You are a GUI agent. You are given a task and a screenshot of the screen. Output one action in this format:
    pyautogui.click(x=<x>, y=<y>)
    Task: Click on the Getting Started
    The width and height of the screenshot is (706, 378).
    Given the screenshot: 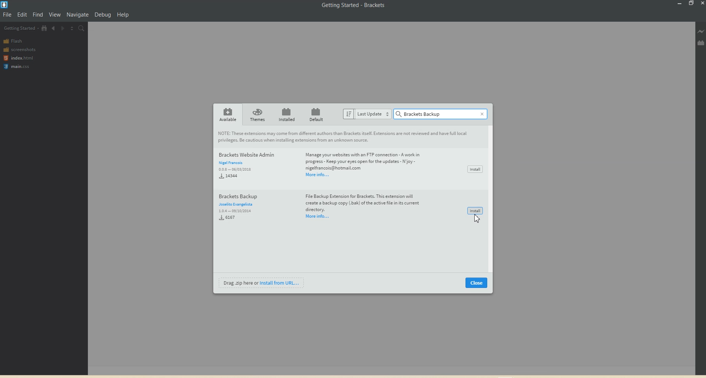 What is the action you would take?
    pyautogui.click(x=21, y=28)
    